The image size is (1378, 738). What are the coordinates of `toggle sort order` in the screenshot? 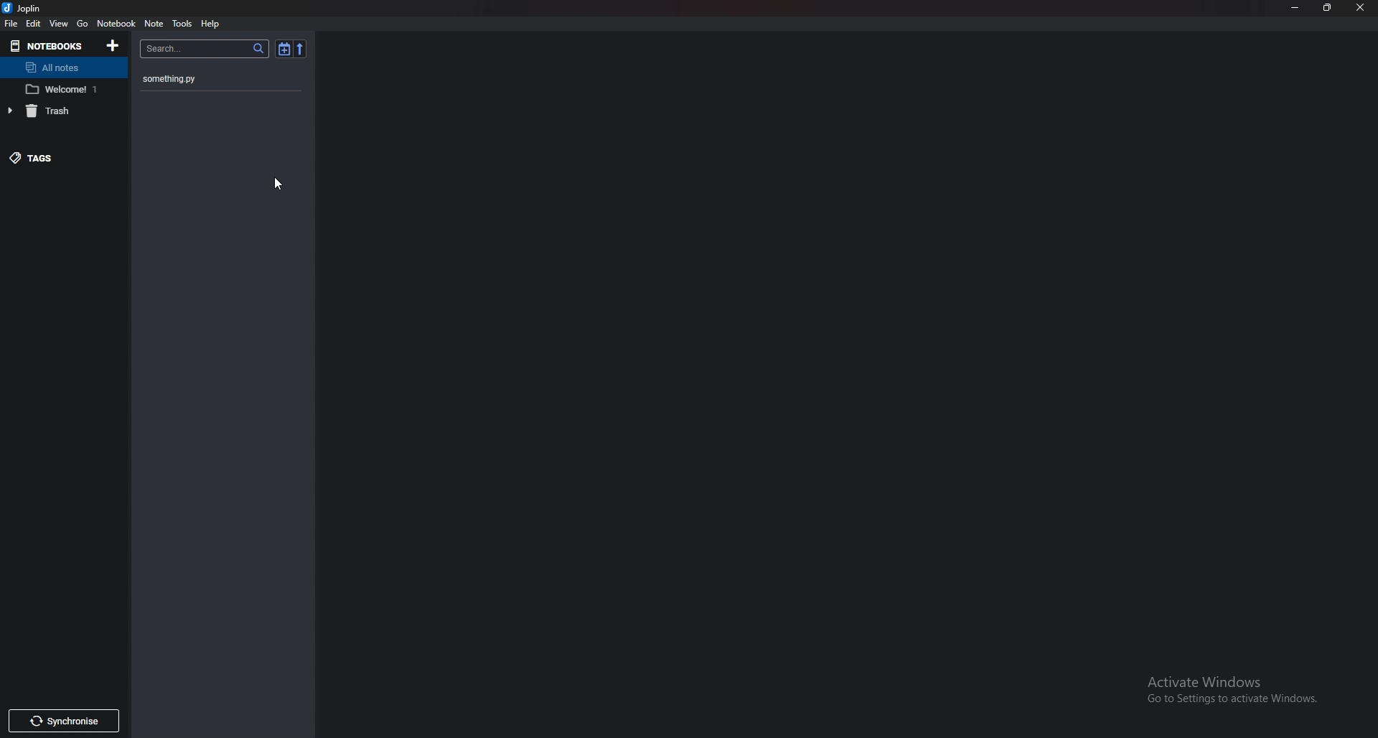 It's located at (283, 49).